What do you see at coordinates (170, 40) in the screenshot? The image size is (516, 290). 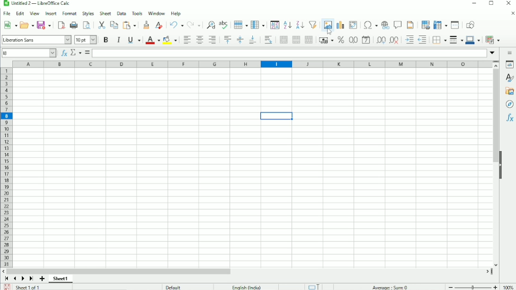 I see `Background color` at bounding box center [170, 40].